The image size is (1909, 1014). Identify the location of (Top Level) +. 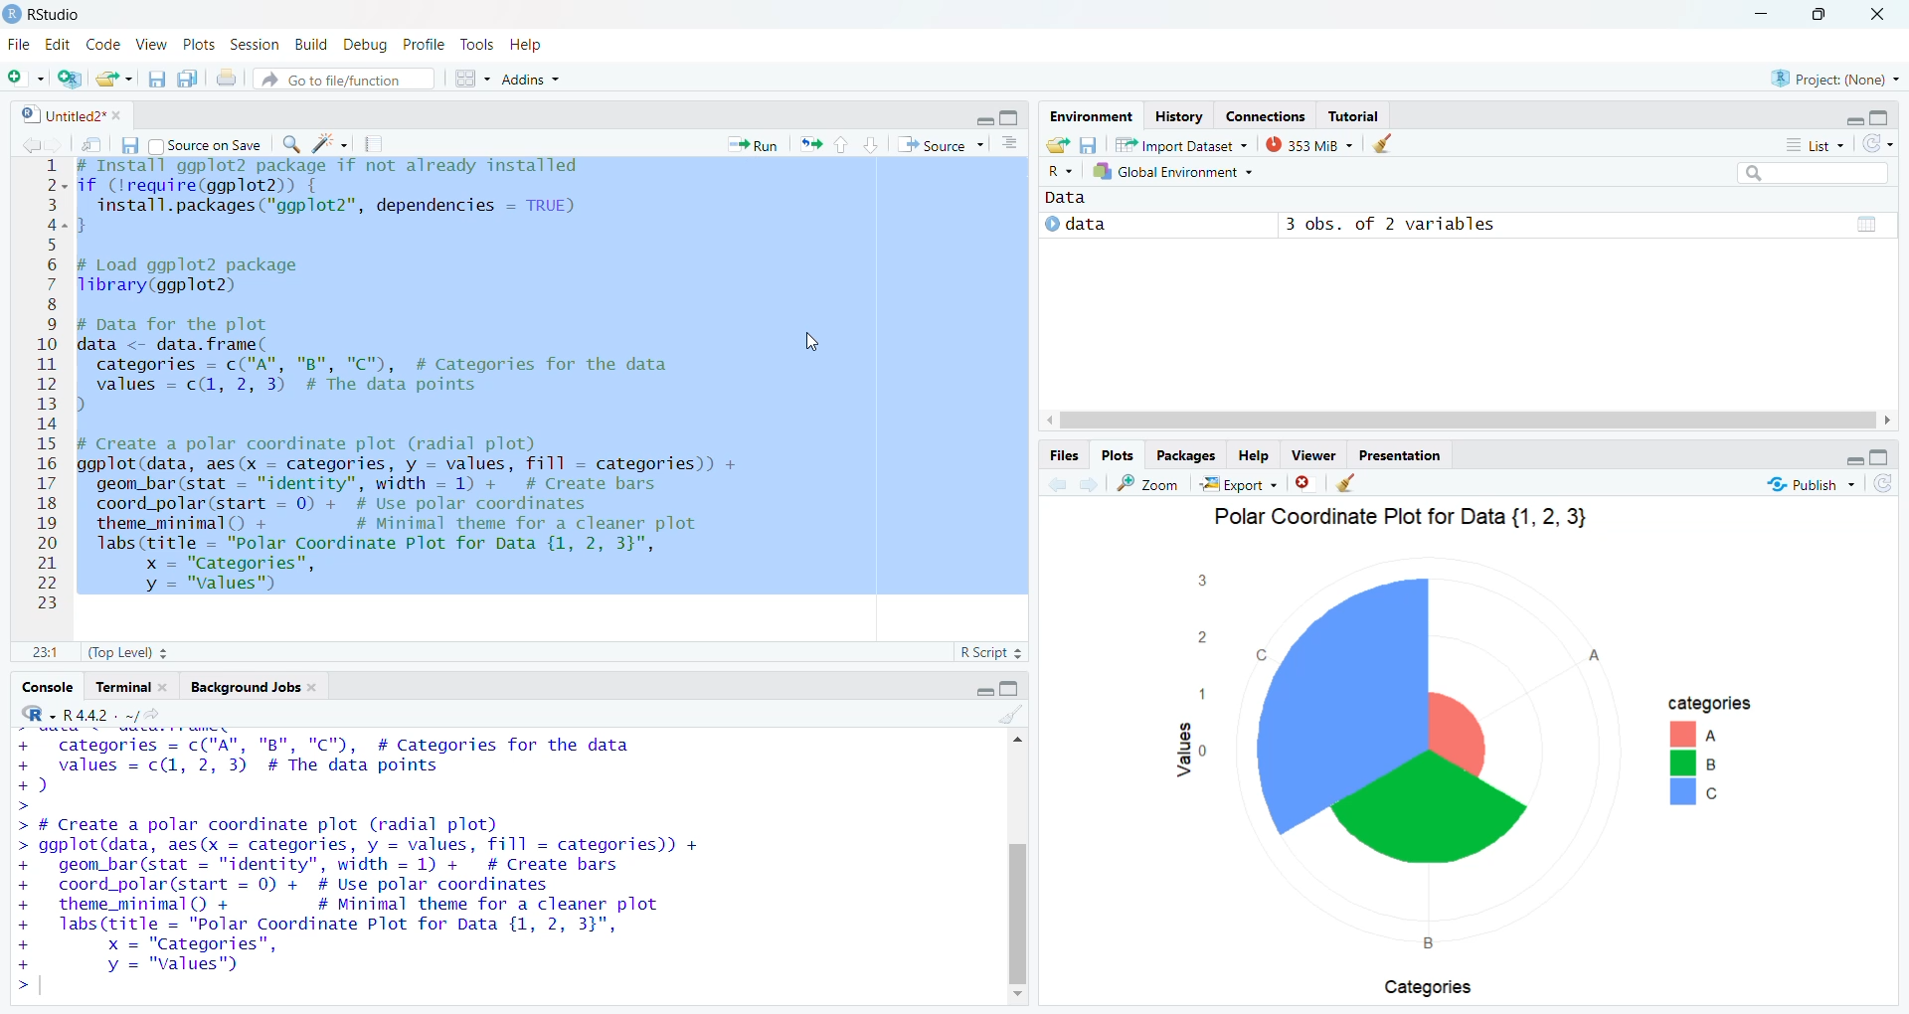
(130, 654).